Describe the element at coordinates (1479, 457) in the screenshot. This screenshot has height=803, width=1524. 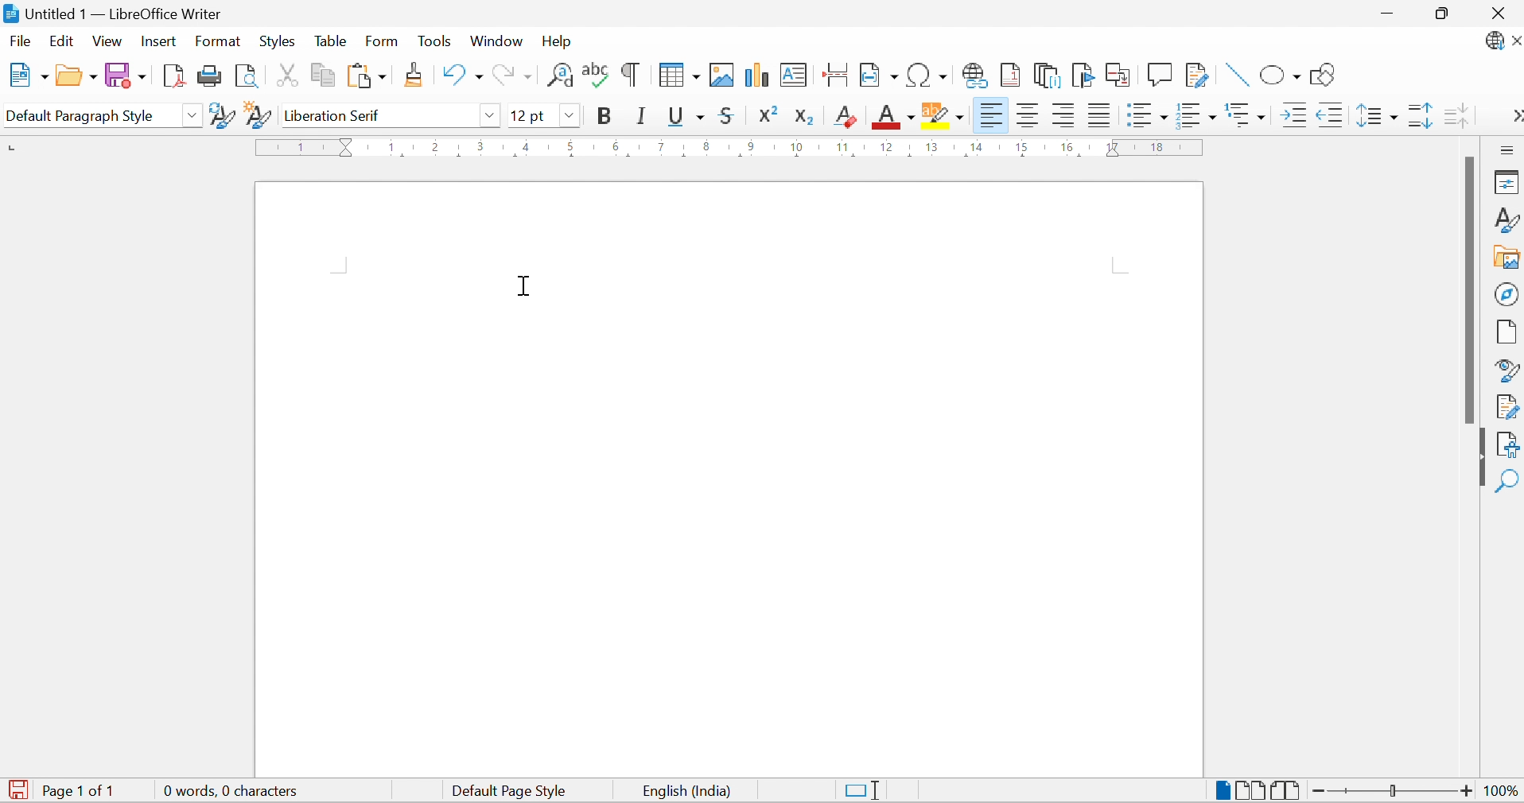
I see `Hide` at that location.